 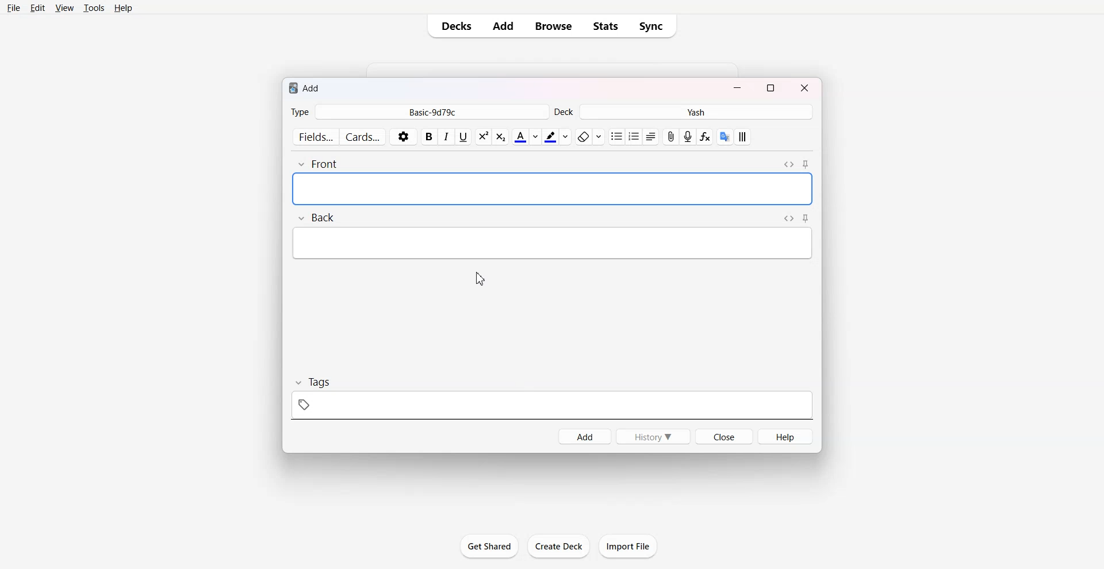 I want to click on Italic, so click(x=447, y=137).